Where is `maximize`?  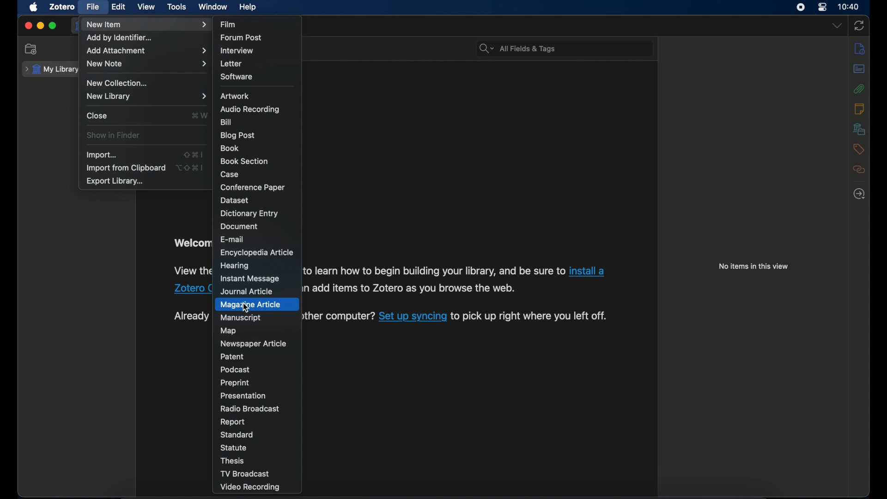 maximize is located at coordinates (53, 26).